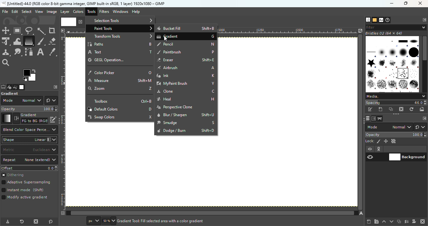 This screenshot has width=428, height=226. I want to click on Crop tool, so click(52, 30).